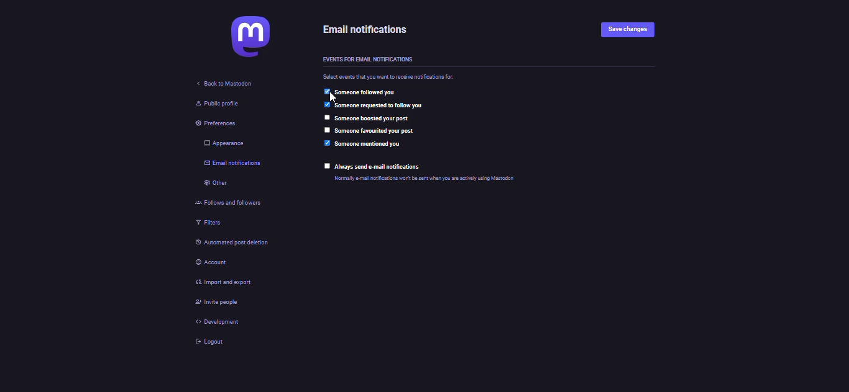 The height and width of the screenshot is (392, 849). Describe the element at coordinates (219, 143) in the screenshot. I see `appearance` at that location.